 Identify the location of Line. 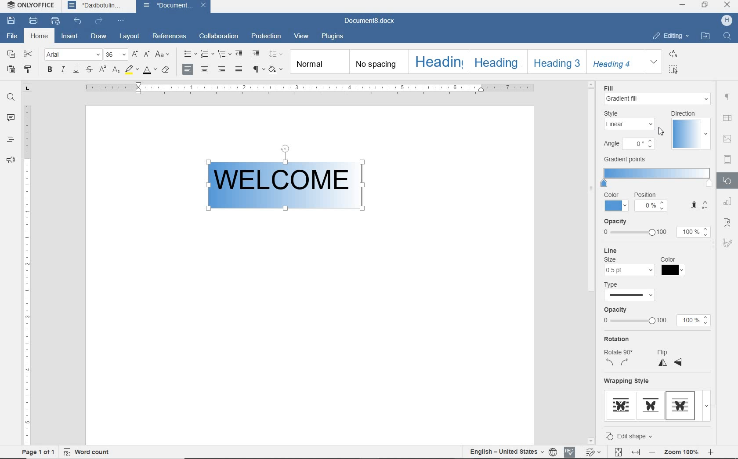
(613, 250).